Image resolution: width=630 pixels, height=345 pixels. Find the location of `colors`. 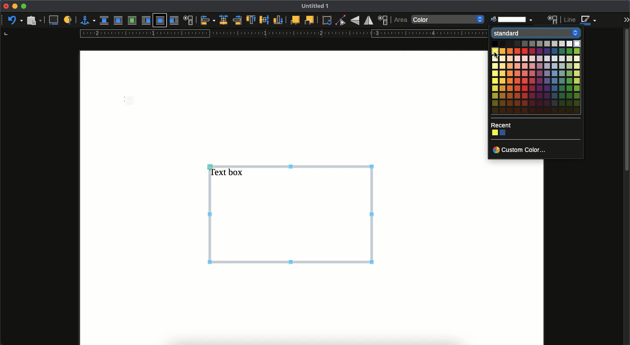

colors is located at coordinates (543, 77).